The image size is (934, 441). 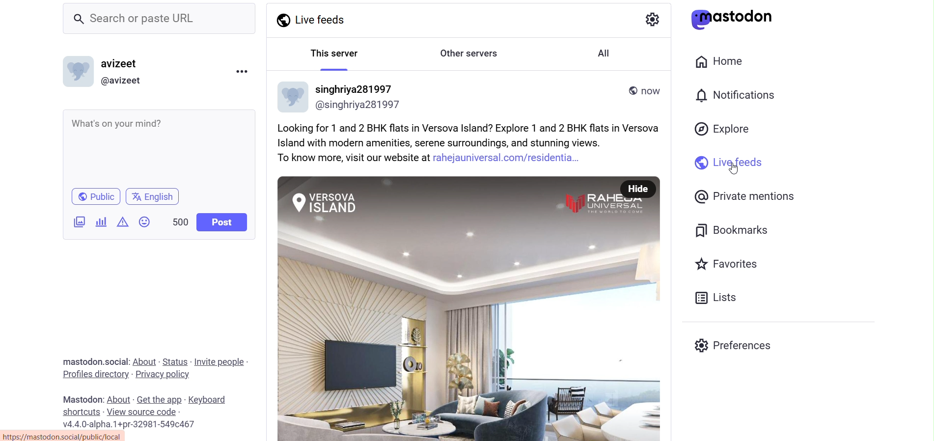 What do you see at coordinates (224, 222) in the screenshot?
I see `post` at bounding box center [224, 222].